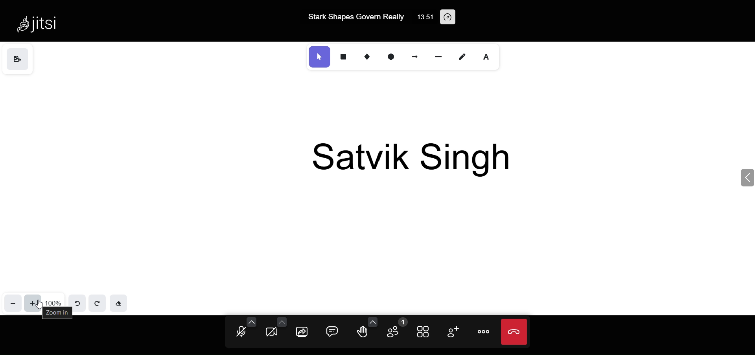 The width and height of the screenshot is (755, 355). What do you see at coordinates (372, 321) in the screenshot?
I see `more emoji` at bounding box center [372, 321].